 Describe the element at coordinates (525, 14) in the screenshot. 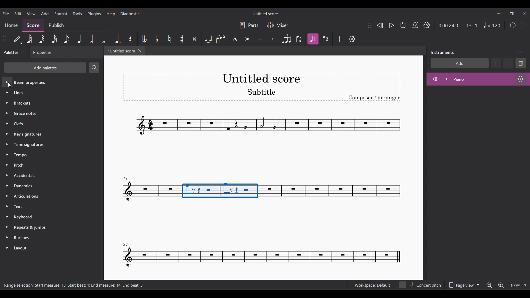

I see `Close interface` at that location.